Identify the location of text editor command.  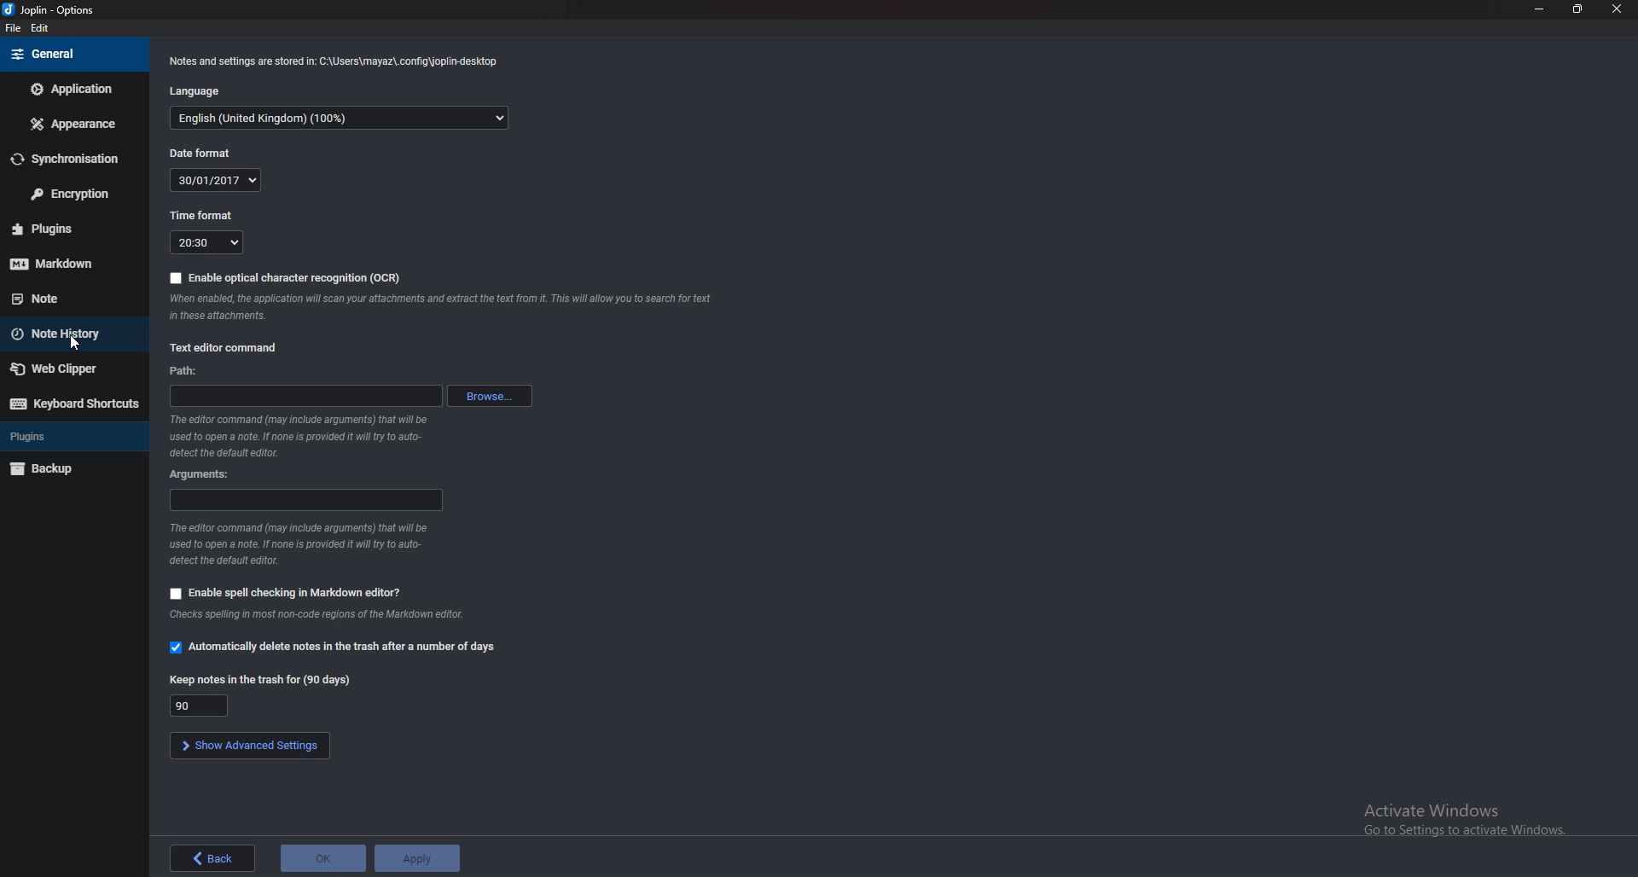
(227, 347).